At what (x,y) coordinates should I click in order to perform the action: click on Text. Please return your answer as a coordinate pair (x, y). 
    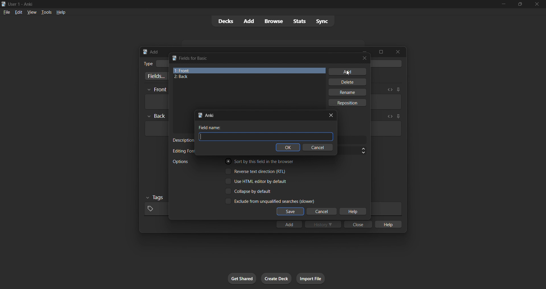
    Looking at the image, I should click on (183, 140).